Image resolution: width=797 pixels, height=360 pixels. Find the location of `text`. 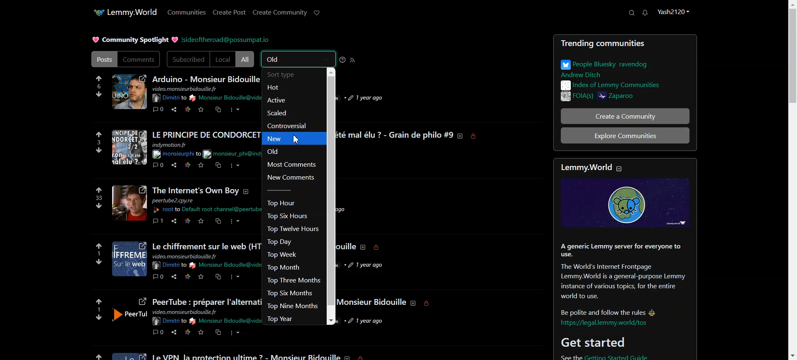

text is located at coordinates (206, 302).